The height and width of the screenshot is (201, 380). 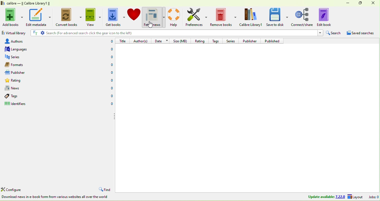 I want to click on maximize, so click(x=362, y=3).